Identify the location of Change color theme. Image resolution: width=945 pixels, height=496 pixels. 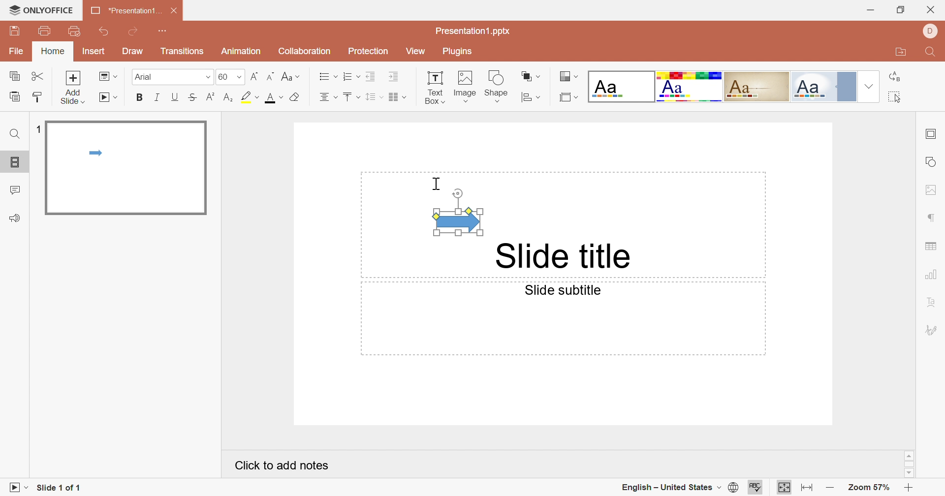
(568, 77).